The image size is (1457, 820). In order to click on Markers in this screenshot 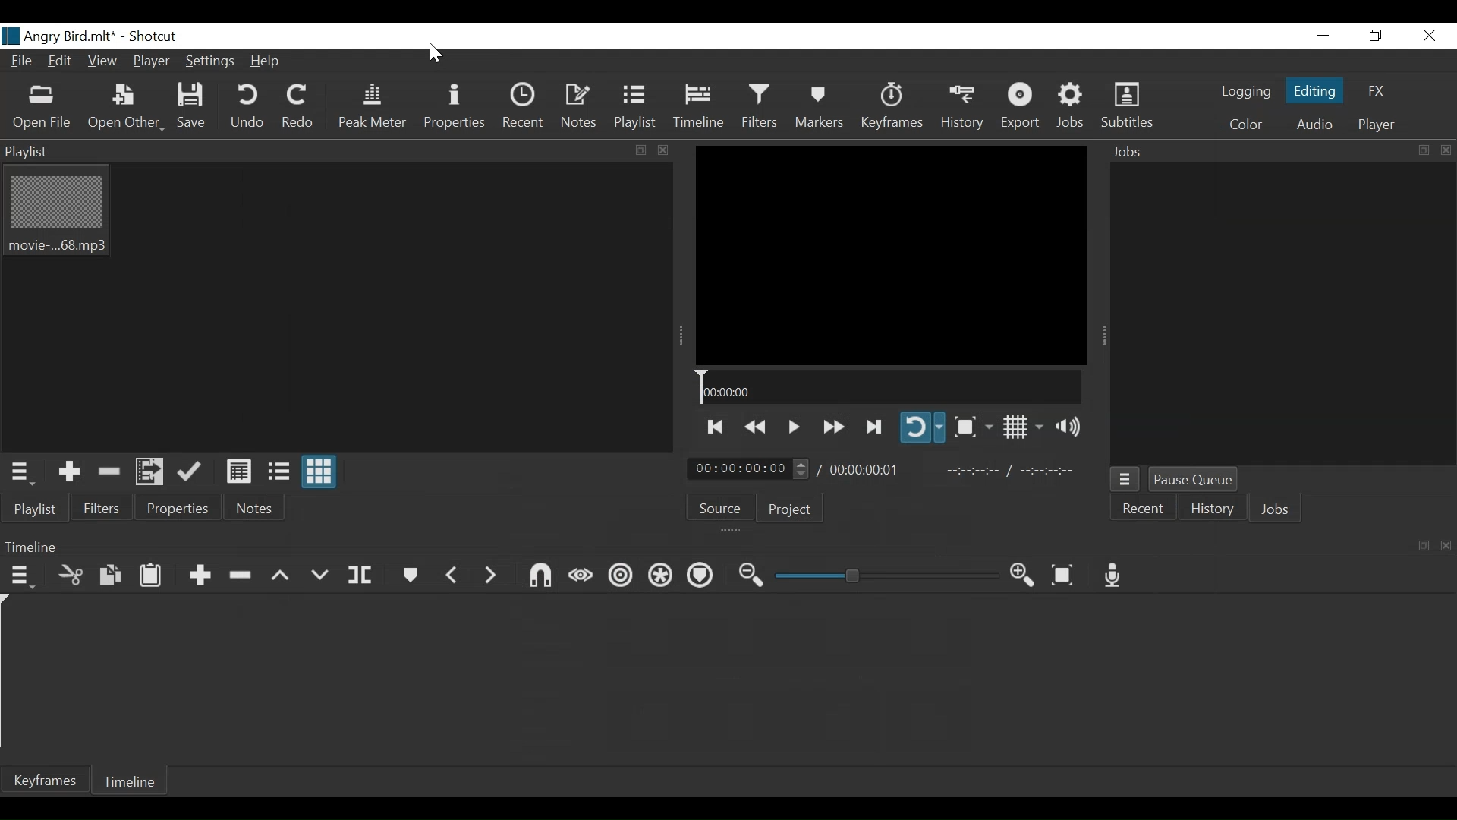, I will do `click(409, 574)`.